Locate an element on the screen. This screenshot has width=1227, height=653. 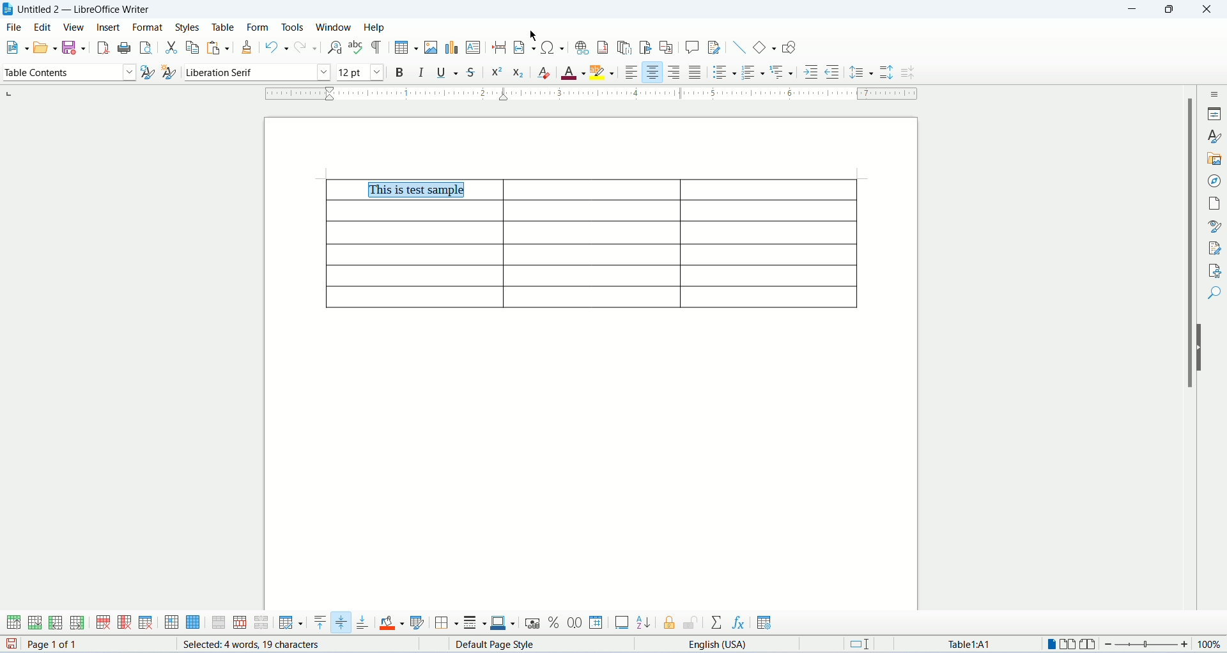
border color is located at coordinates (504, 624).